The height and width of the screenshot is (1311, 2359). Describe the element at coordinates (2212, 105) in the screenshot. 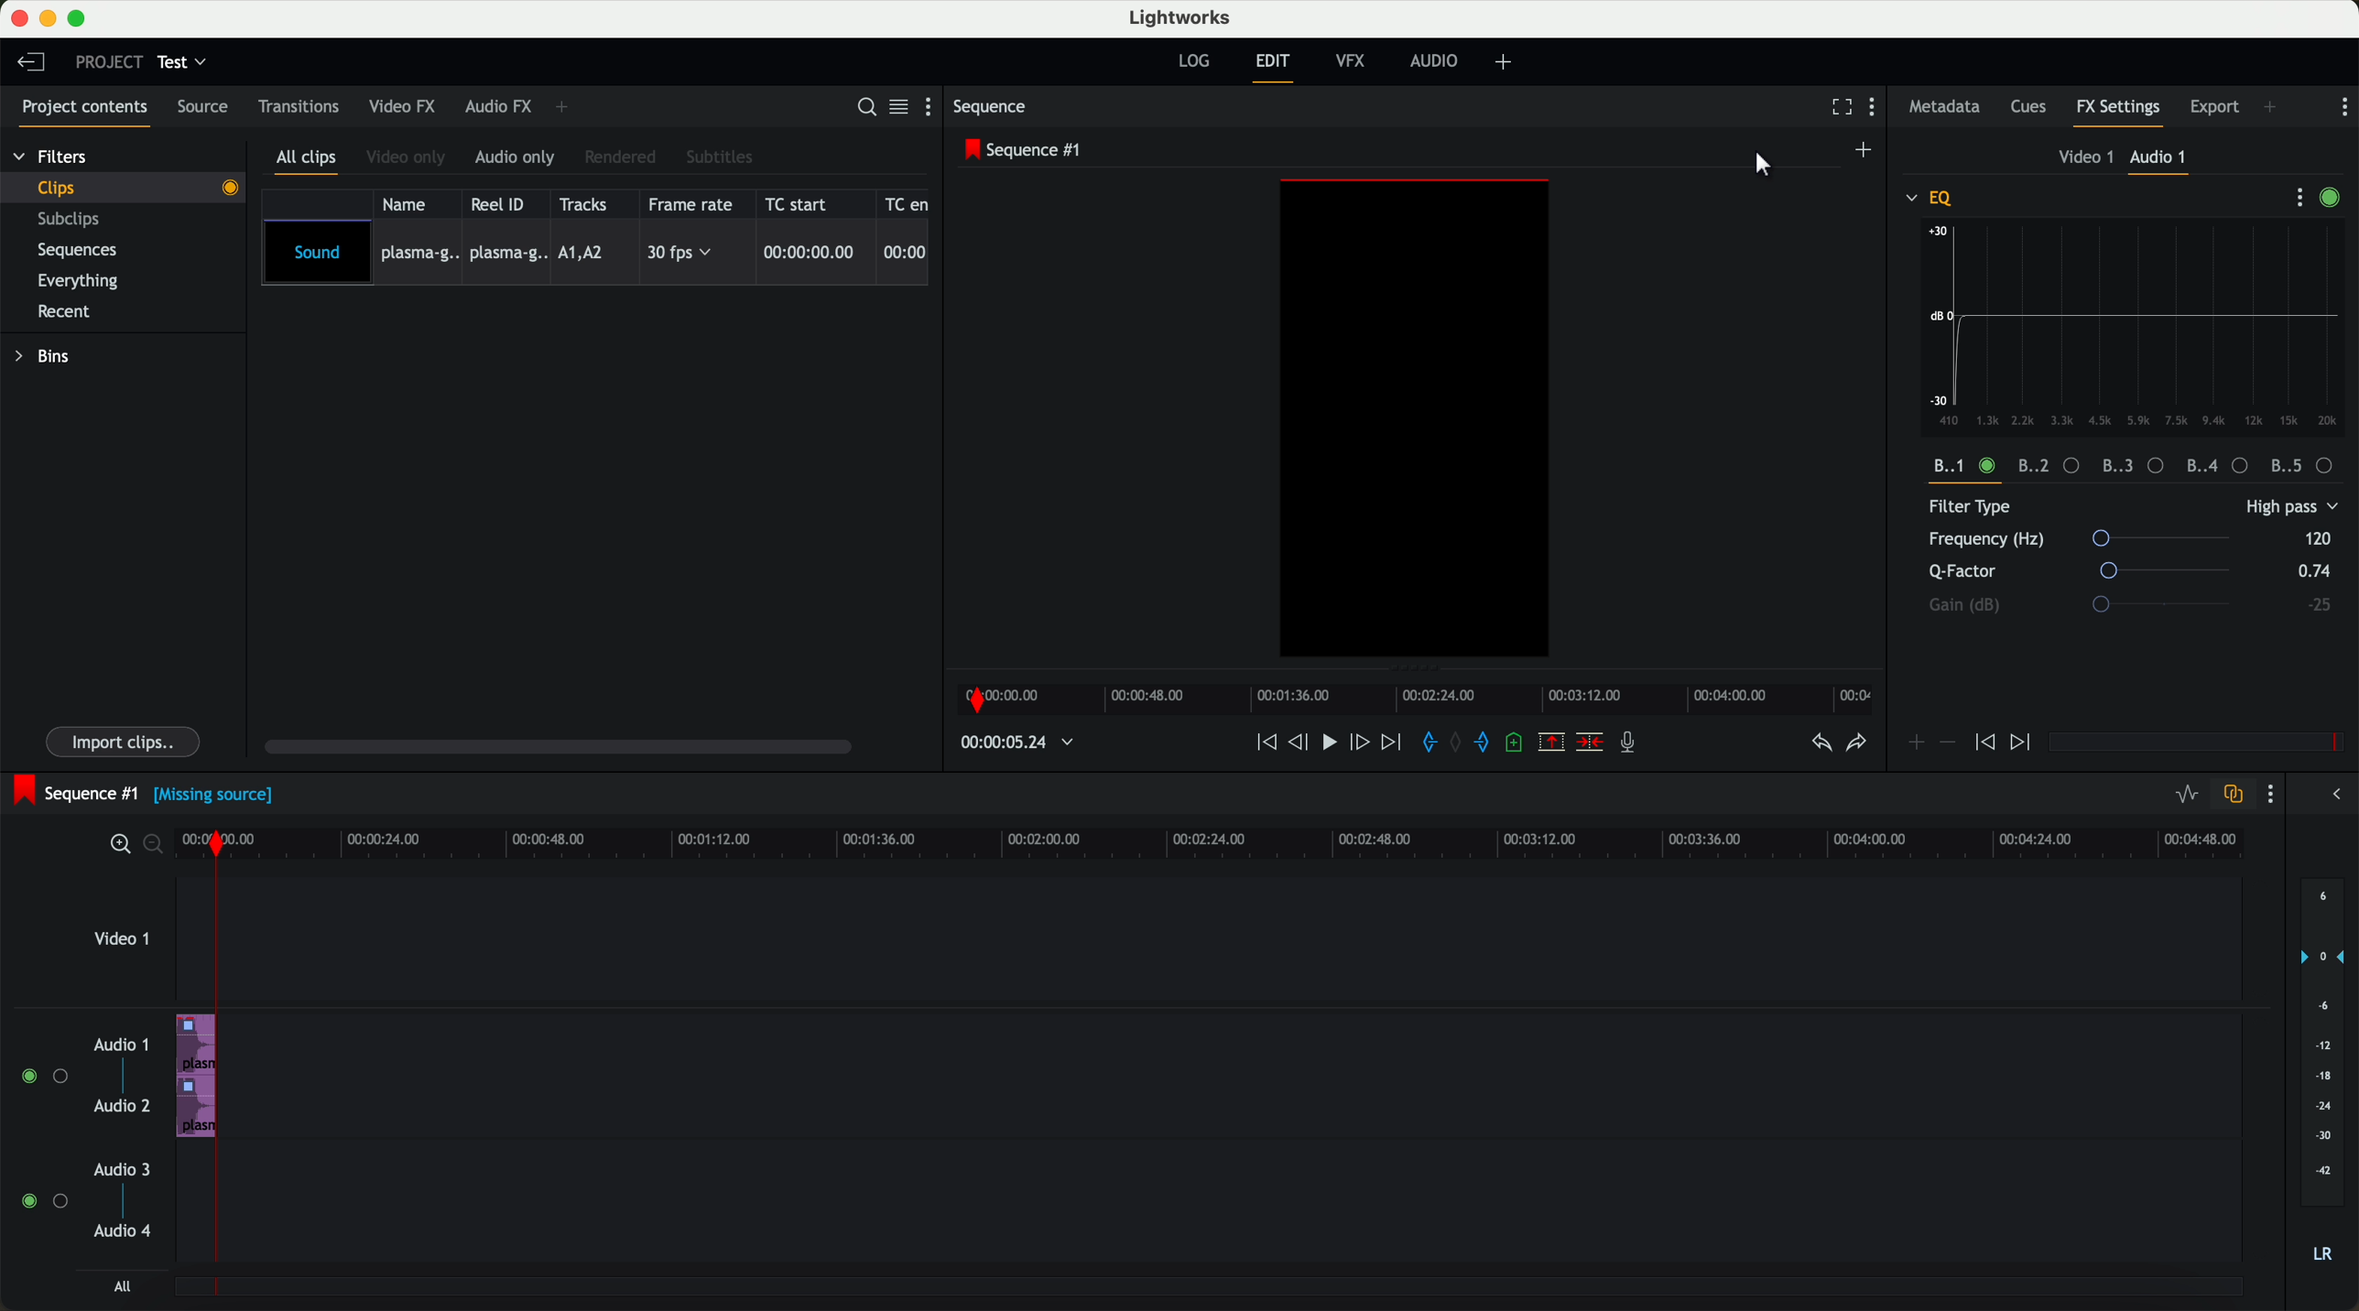

I see `export` at that location.